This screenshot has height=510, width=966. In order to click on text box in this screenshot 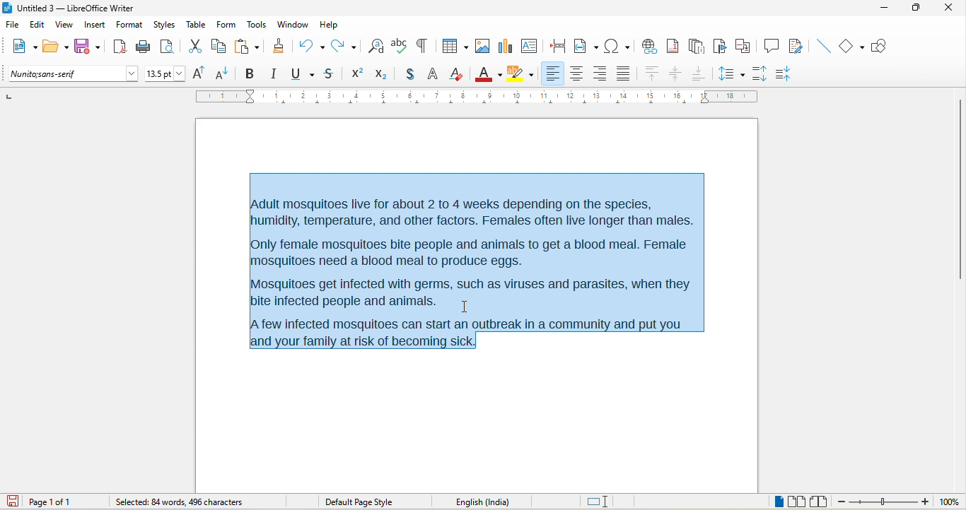, I will do `click(529, 45)`.